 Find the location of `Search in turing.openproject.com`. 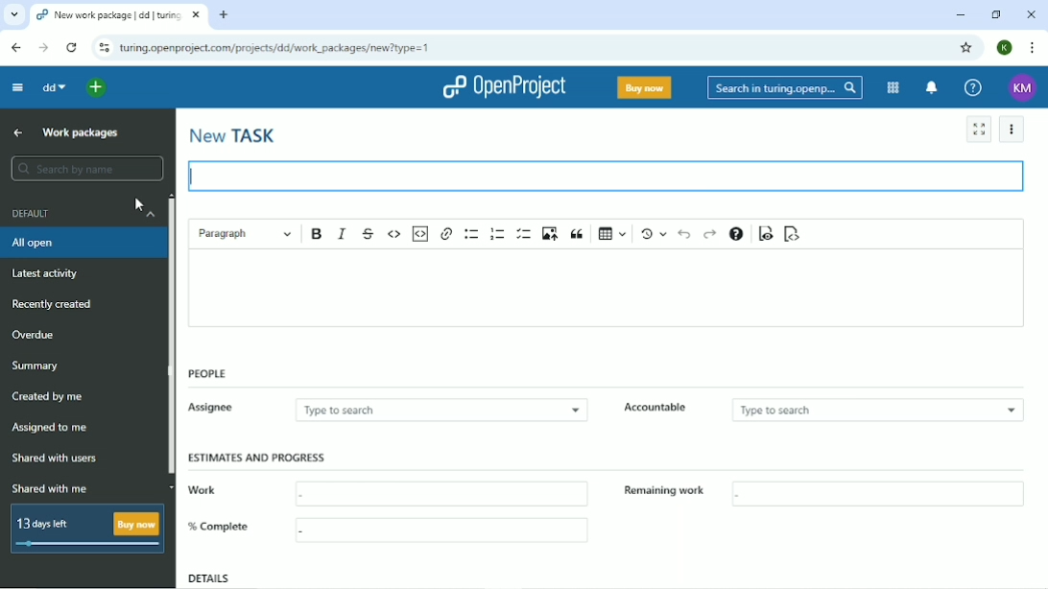

Search in turing.openproject.com is located at coordinates (785, 87).